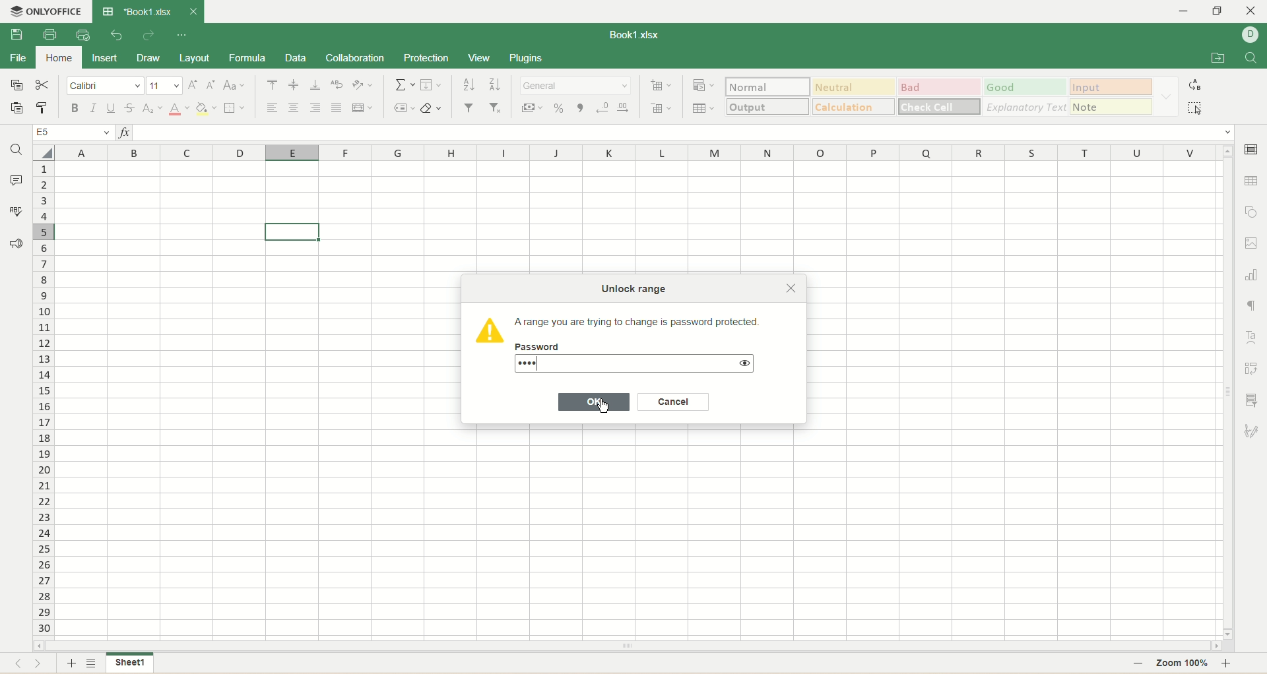  What do you see at coordinates (939, 106) in the screenshot?
I see `check cell` at bounding box center [939, 106].